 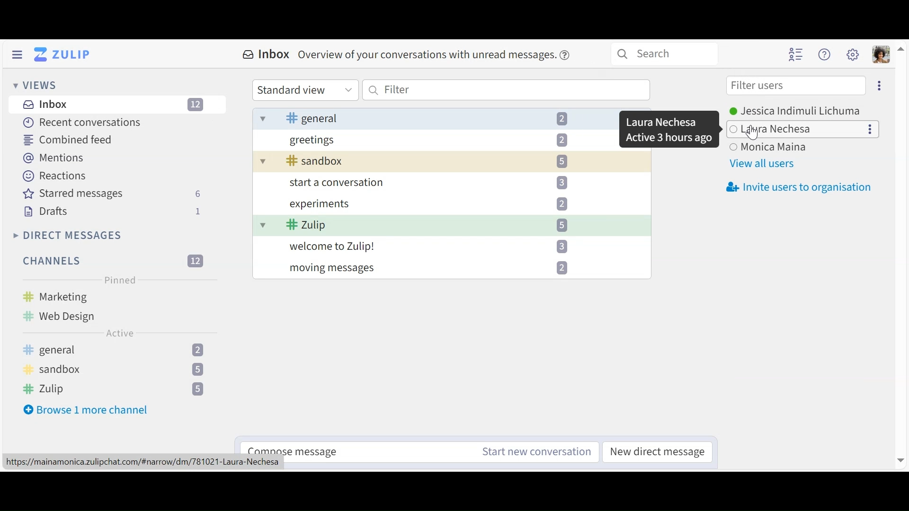 I want to click on Filter Channels, so click(x=113, y=262).